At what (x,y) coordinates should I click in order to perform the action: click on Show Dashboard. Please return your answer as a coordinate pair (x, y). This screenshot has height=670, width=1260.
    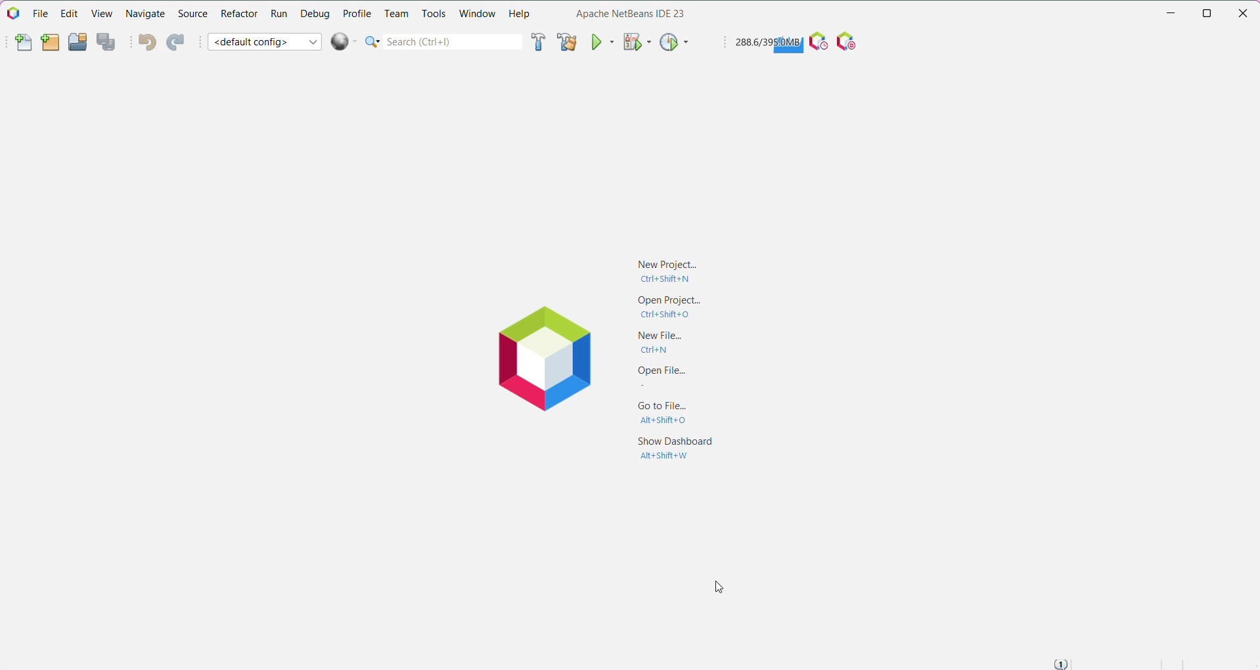
    Looking at the image, I should click on (672, 449).